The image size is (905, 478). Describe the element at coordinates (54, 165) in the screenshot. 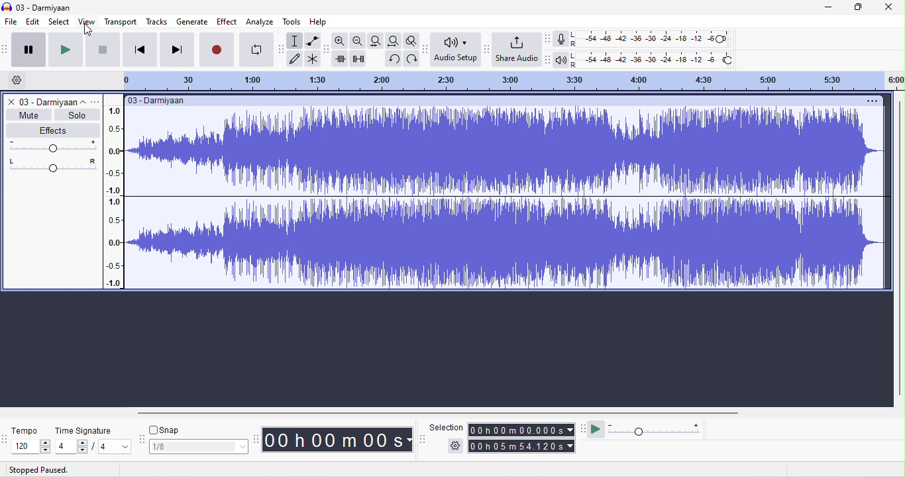

I see `pan` at that location.